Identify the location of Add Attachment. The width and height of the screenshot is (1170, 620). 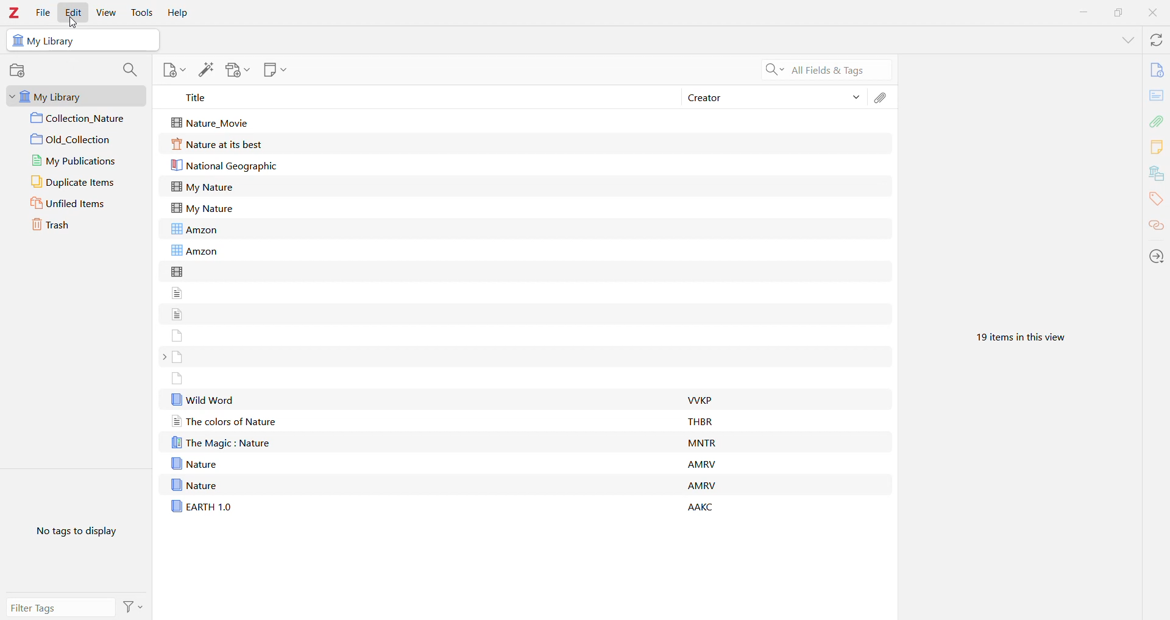
(237, 70).